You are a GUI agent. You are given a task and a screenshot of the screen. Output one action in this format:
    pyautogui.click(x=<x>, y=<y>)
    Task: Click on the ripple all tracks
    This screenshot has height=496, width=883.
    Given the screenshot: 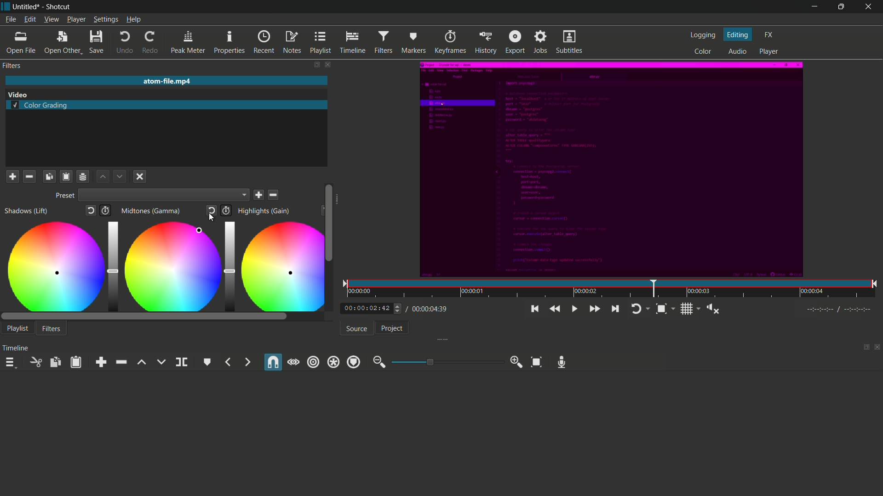 What is the action you would take?
    pyautogui.click(x=333, y=363)
    